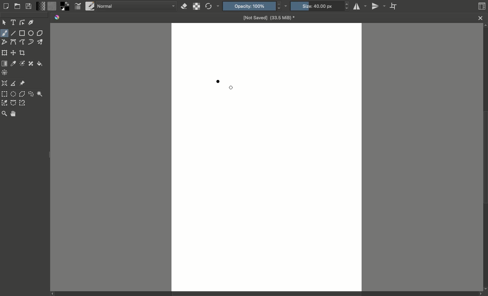 The image size is (488, 296). What do you see at coordinates (13, 42) in the screenshot?
I see `Bezier curve` at bounding box center [13, 42].